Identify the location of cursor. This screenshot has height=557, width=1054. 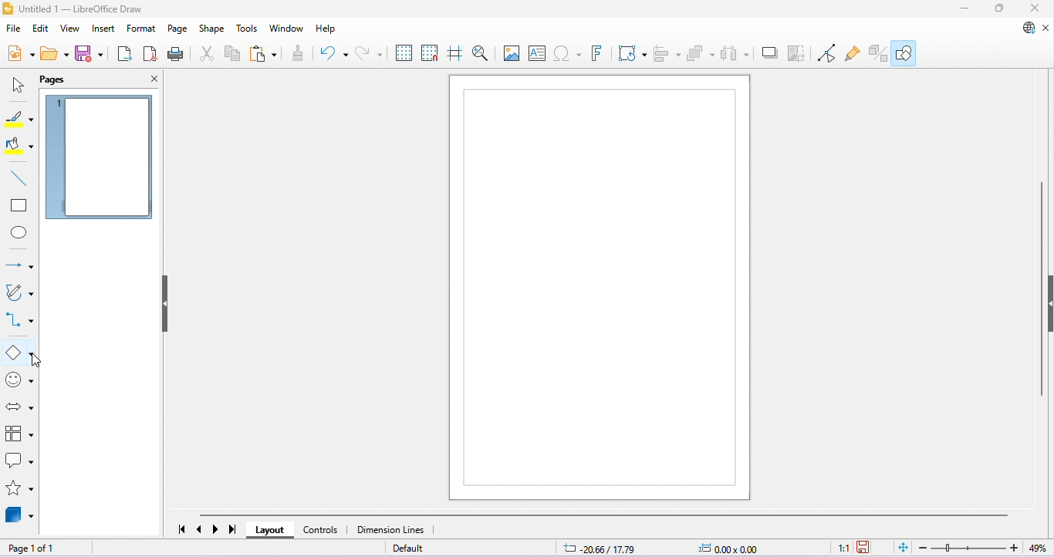
(37, 362).